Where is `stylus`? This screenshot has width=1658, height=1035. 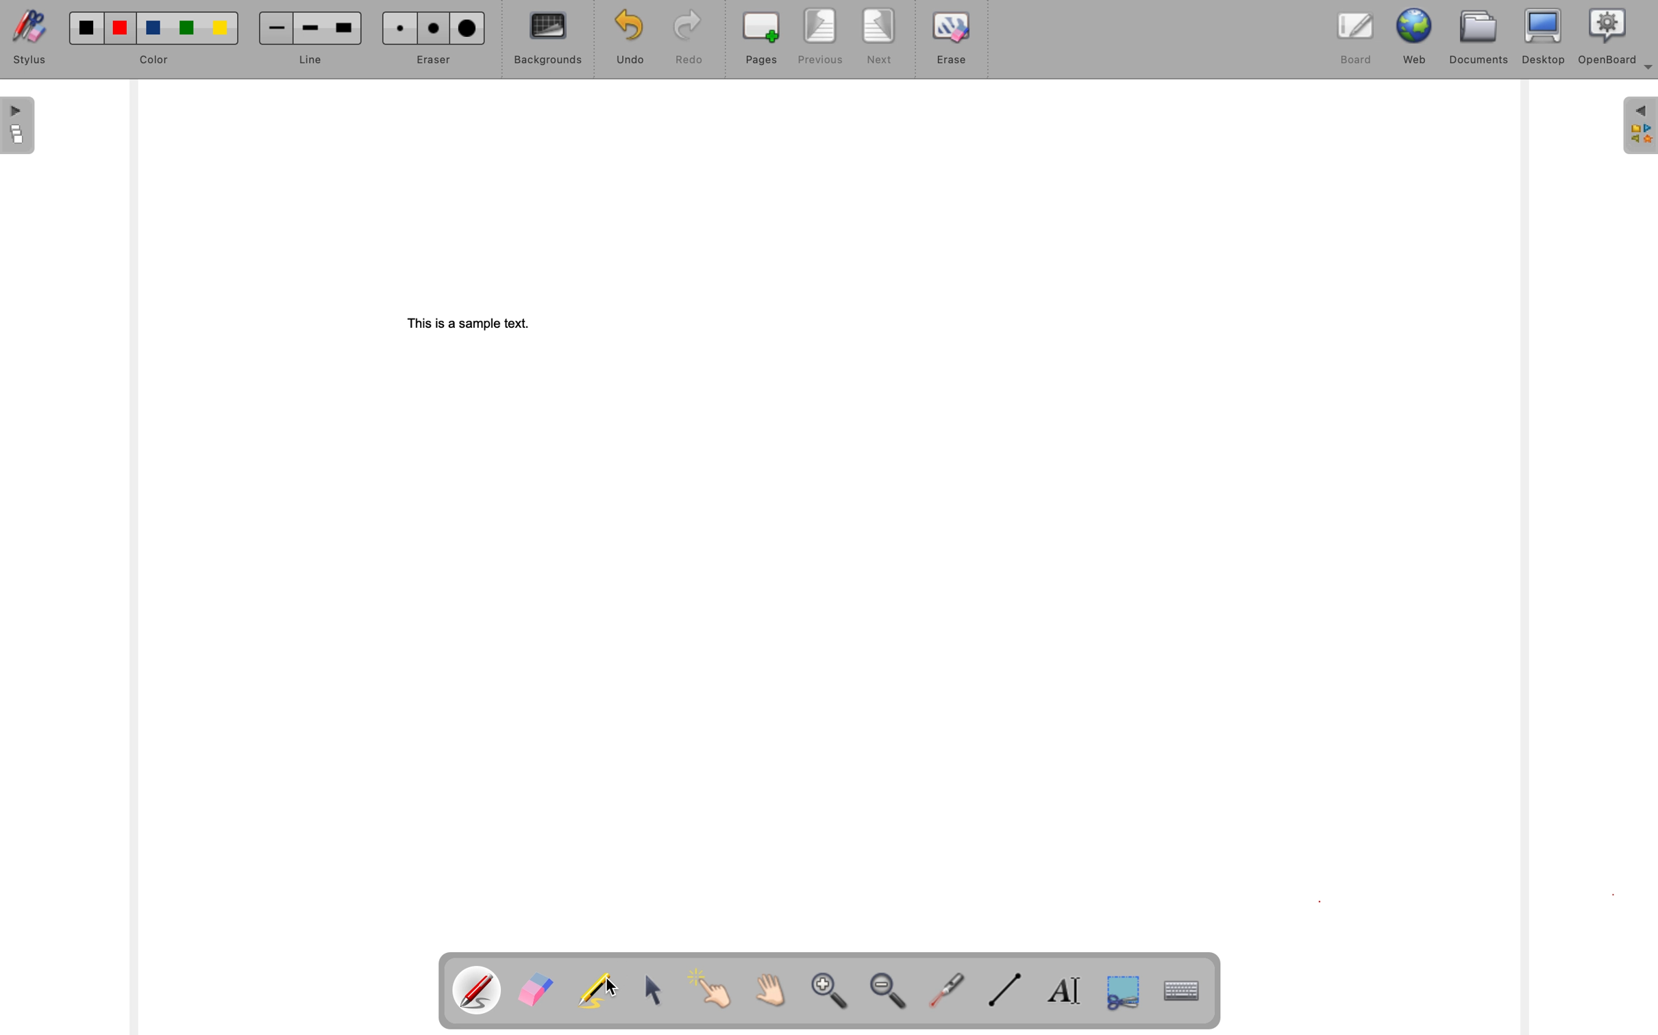 stylus is located at coordinates (29, 38).